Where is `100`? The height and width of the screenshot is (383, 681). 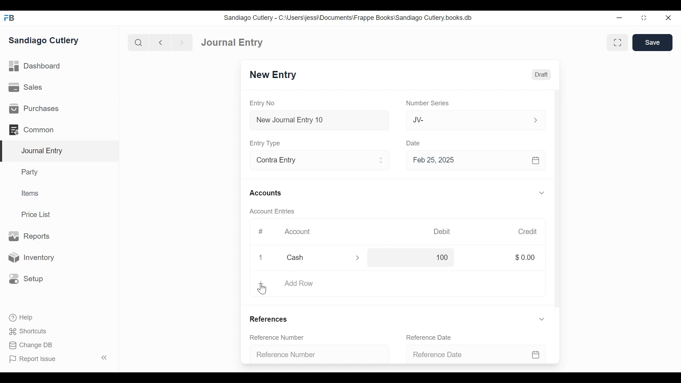
100 is located at coordinates (412, 257).